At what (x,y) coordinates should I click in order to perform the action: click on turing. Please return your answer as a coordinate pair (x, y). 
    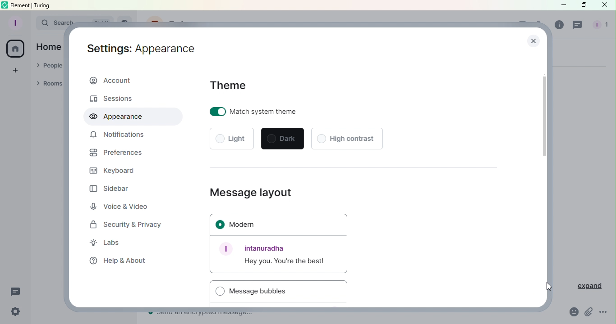
    Looking at the image, I should click on (42, 5).